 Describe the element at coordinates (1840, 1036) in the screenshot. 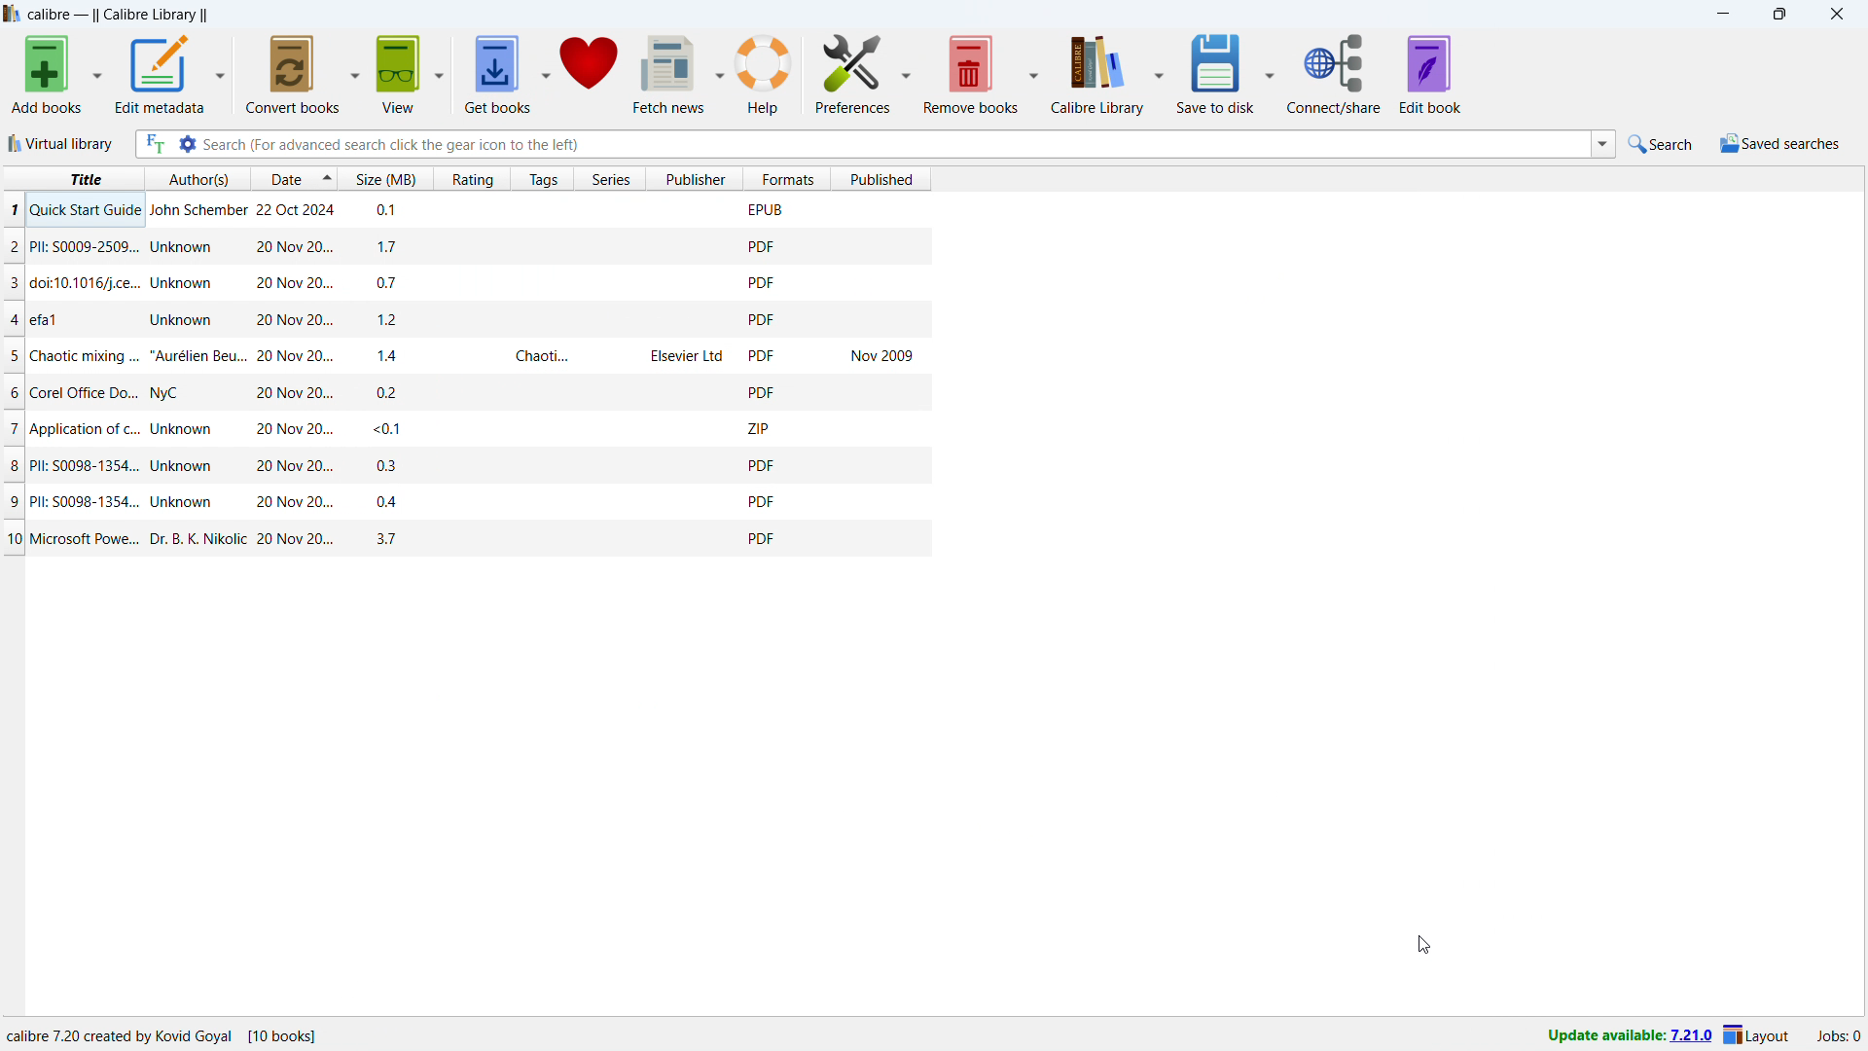

I see `active jobs` at that location.